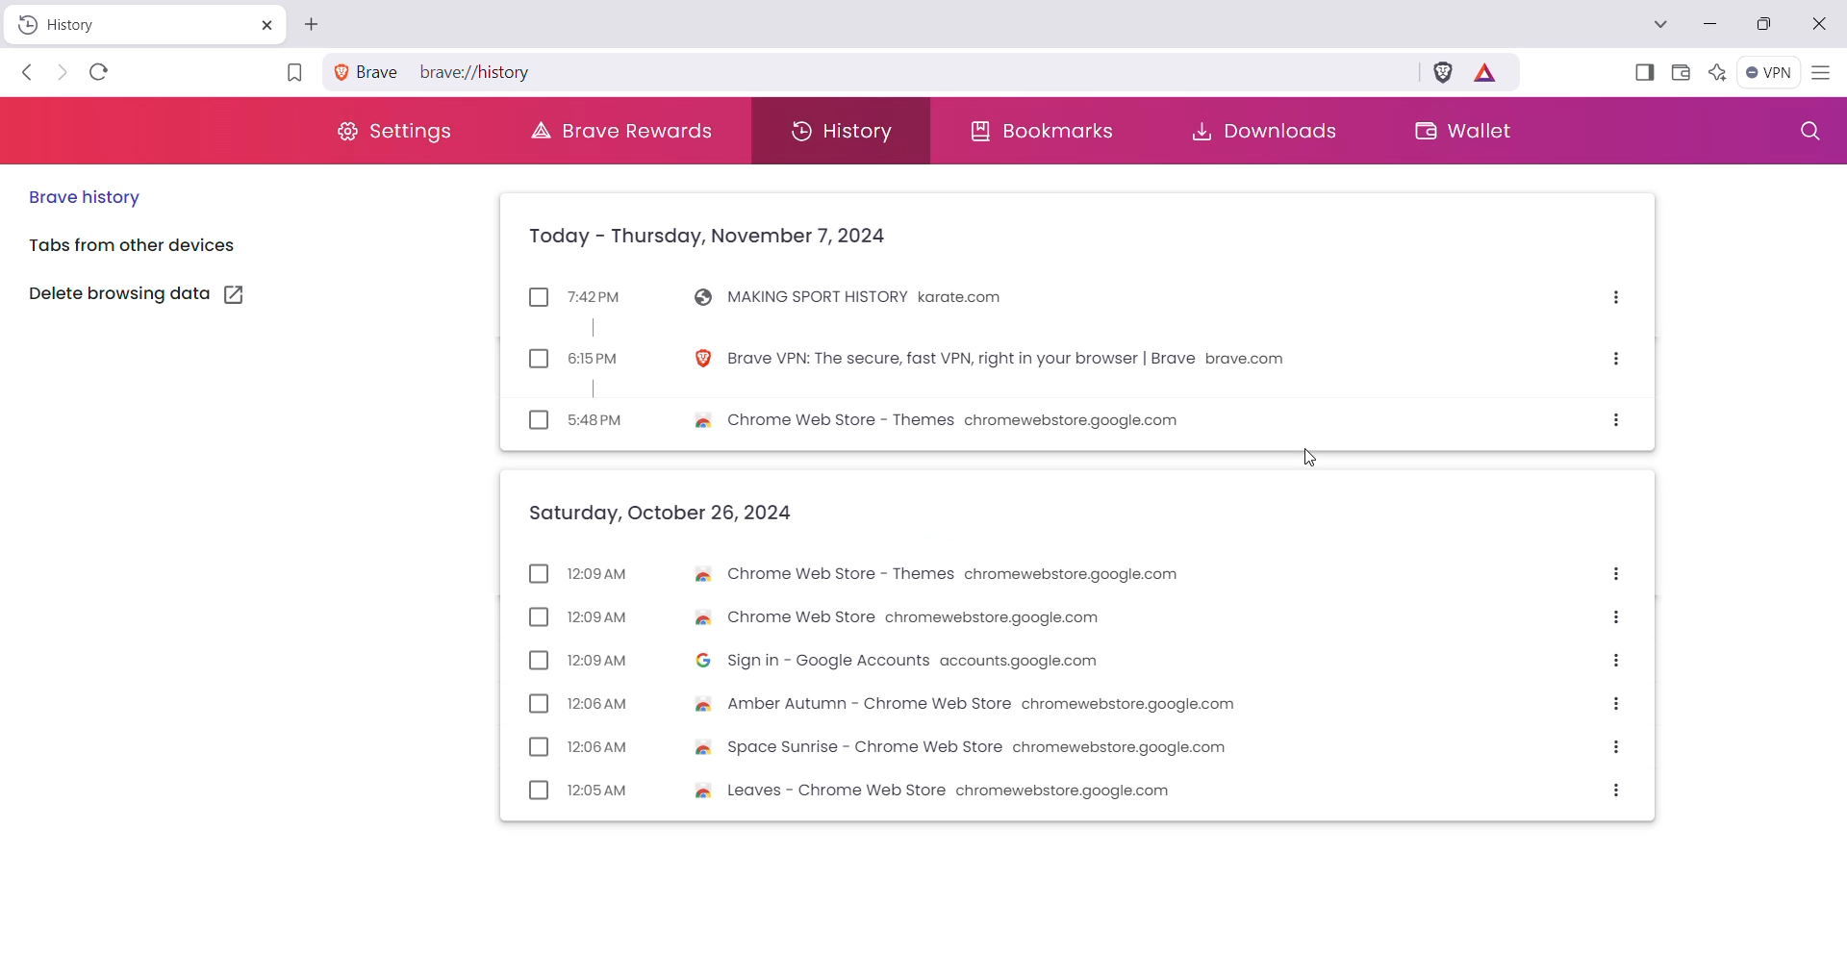  I want to click on 5:48PM, so click(595, 419).